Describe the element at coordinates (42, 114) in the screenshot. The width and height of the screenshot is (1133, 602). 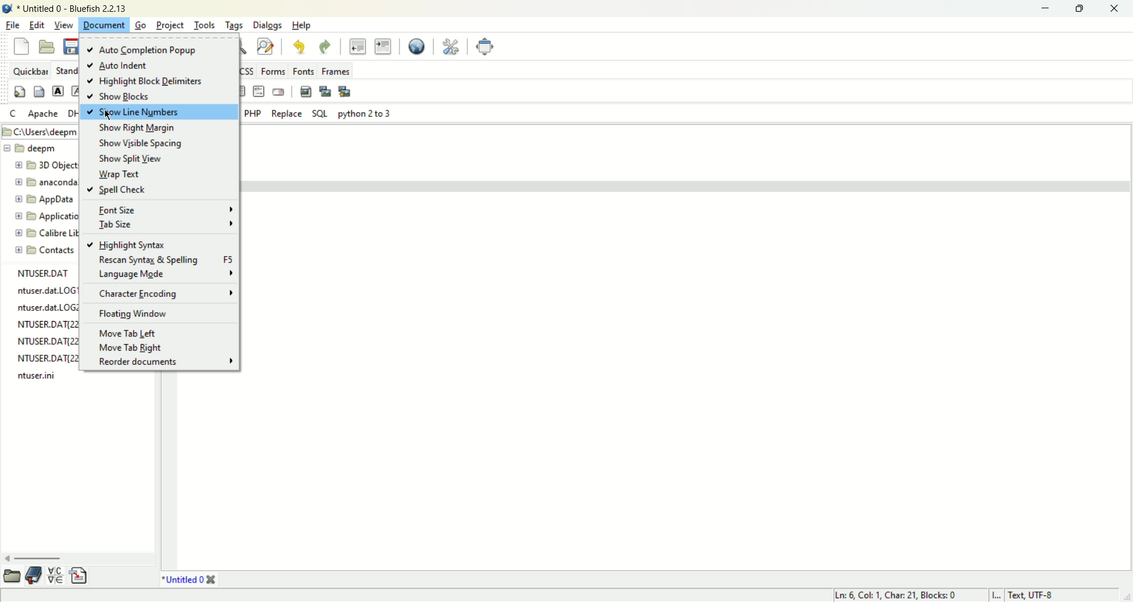
I see `apache` at that location.